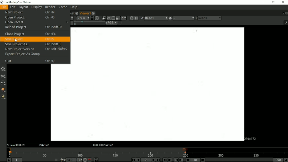 The height and width of the screenshot is (162, 288). What do you see at coordinates (4, 7) in the screenshot?
I see `File` at bounding box center [4, 7].